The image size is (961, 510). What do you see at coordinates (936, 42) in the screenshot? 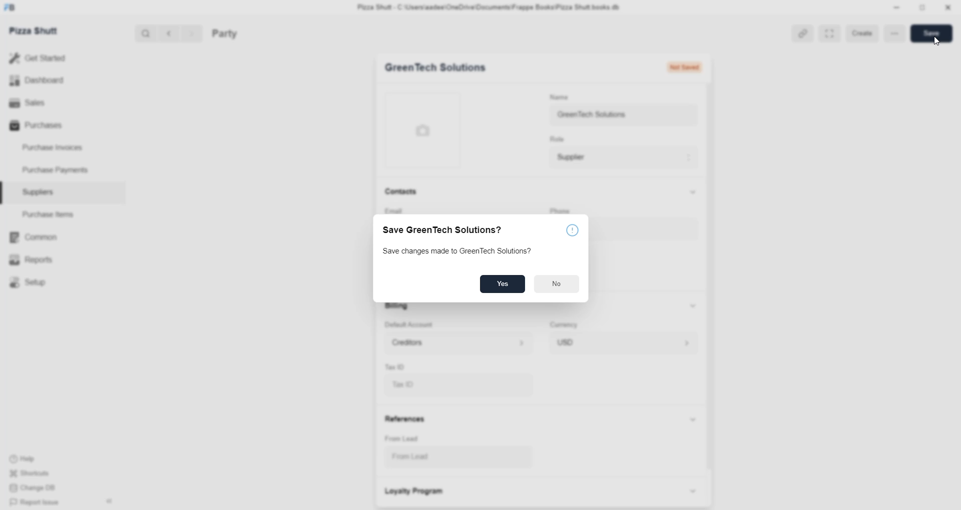
I see `cursor` at bounding box center [936, 42].